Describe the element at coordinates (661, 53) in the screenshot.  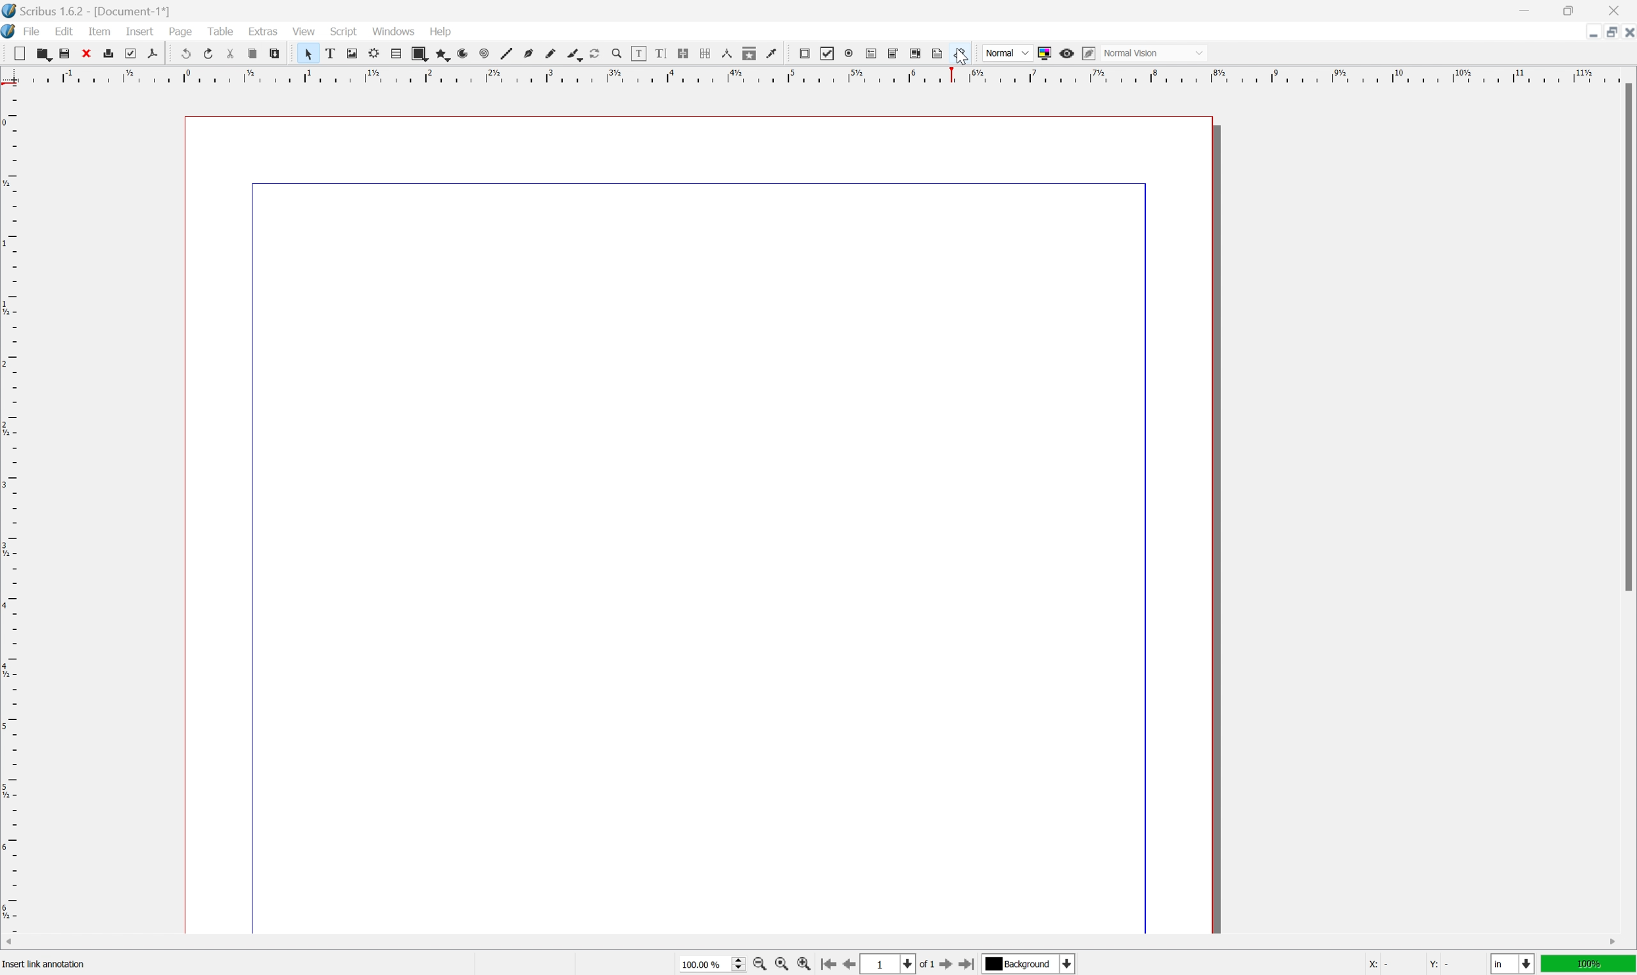
I see `edit text with story editor` at that location.